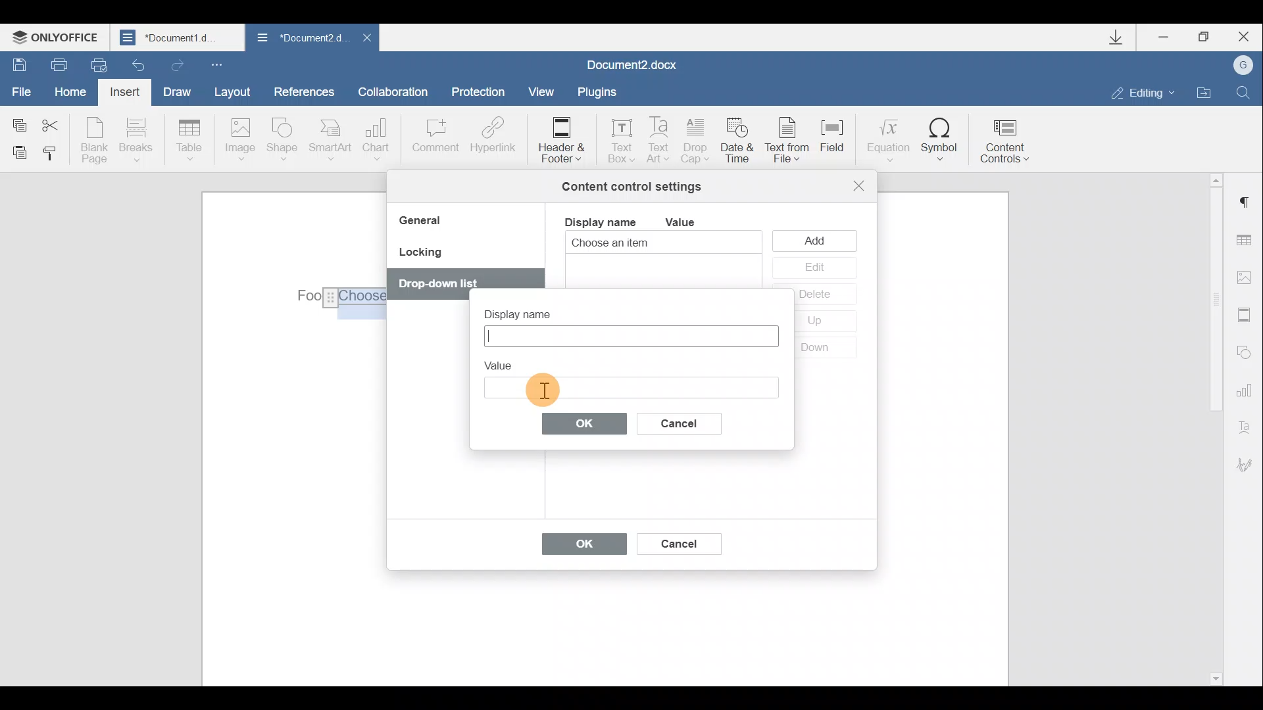 The height and width of the screenshot is (710, 1263). Describe the element at coordinates (1247, 314) in the screenshot. I see `Header & footer settings` at that location.